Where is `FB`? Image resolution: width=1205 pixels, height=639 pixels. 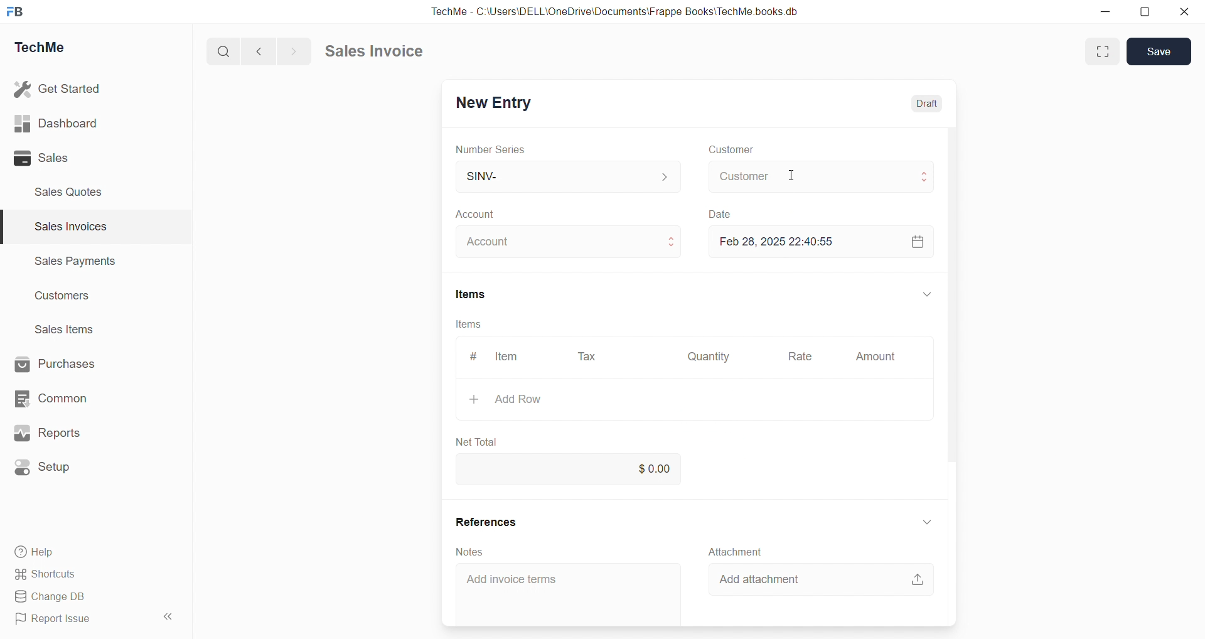
FB is located at coordinates (15, 13).